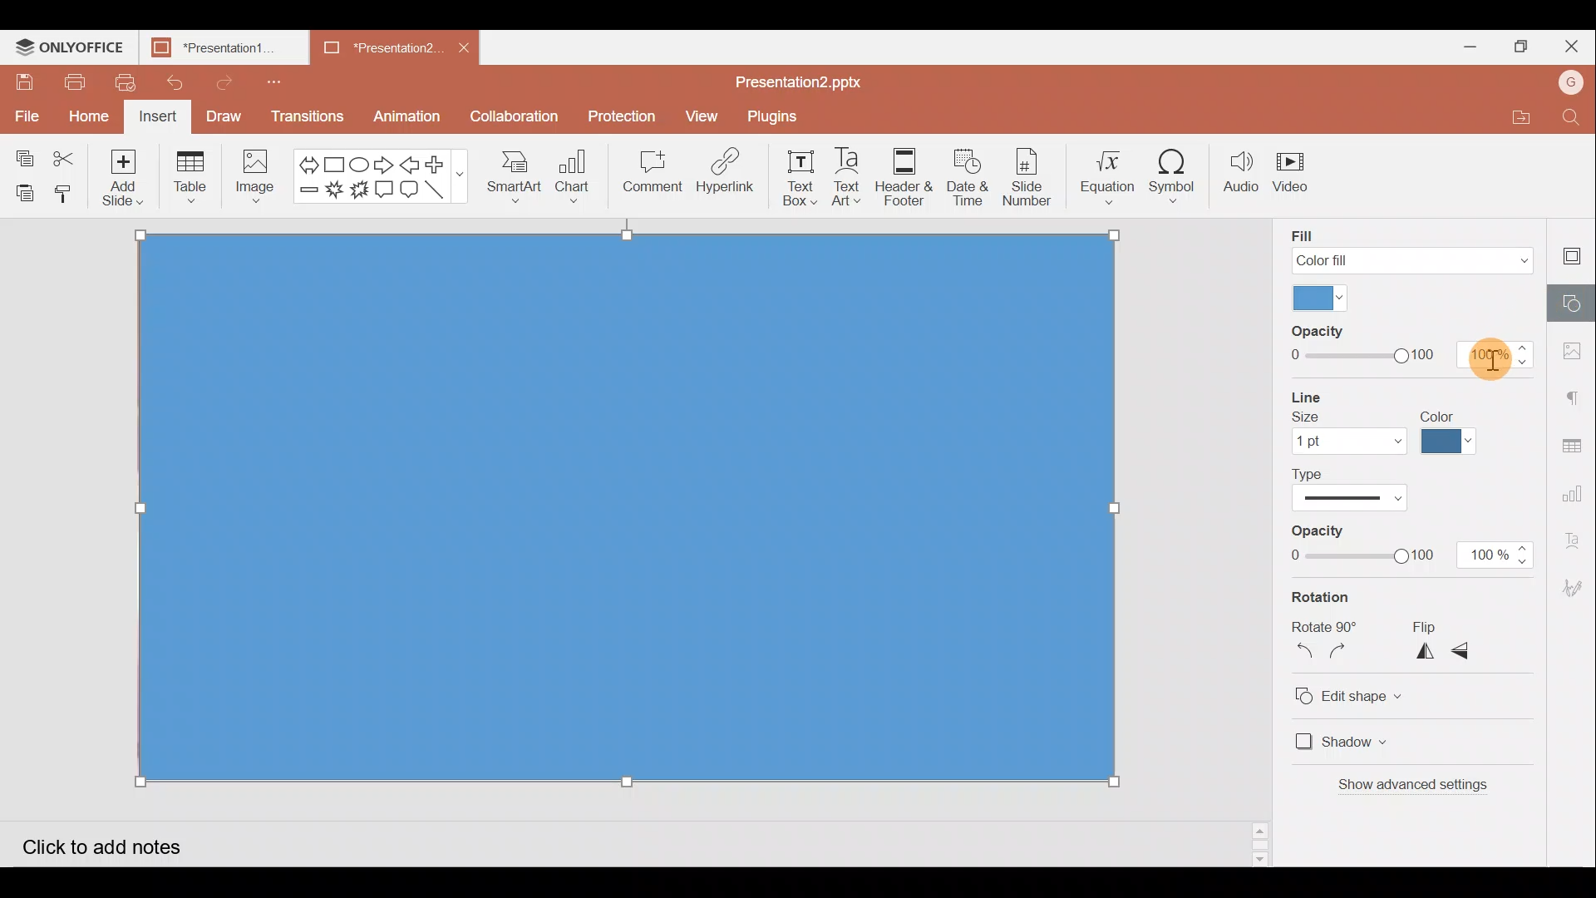 The height and width of the screenshot is (898, 1596). Describe the element at coordinates (1032, 175) in the screenshot. I see `Slide number` at that location.